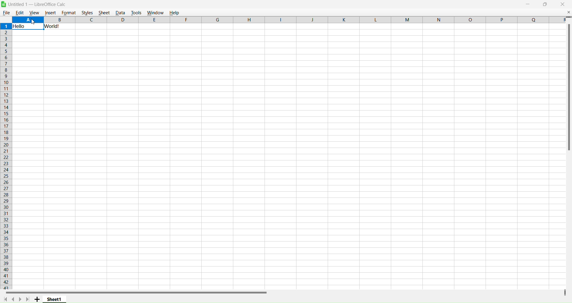  What do you see at coordinates (20, 26) in the screenshot?
I see `Hello` at bounding box center [20, 26].